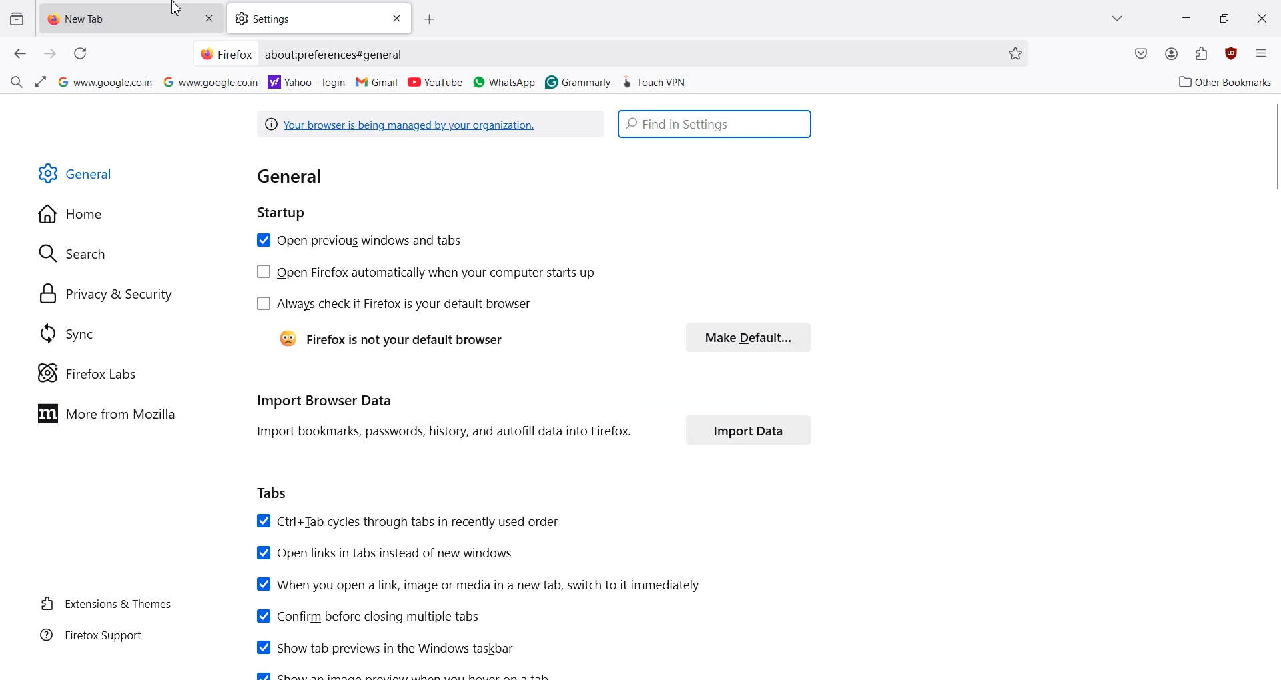 The height and width of the screenshot is (680, 1281). What do you see at coordinates (111, 413) in the screenshot?
I see `More from Mozilla` at bounding box center [111, 413].